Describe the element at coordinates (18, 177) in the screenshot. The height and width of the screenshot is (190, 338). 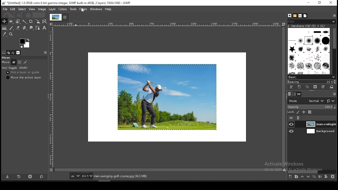
I see `restore tool preset` at that location.